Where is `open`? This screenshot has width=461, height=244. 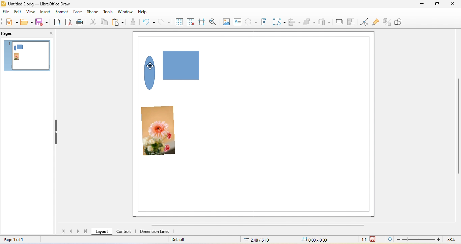 open is located at coordinates (27, 23).